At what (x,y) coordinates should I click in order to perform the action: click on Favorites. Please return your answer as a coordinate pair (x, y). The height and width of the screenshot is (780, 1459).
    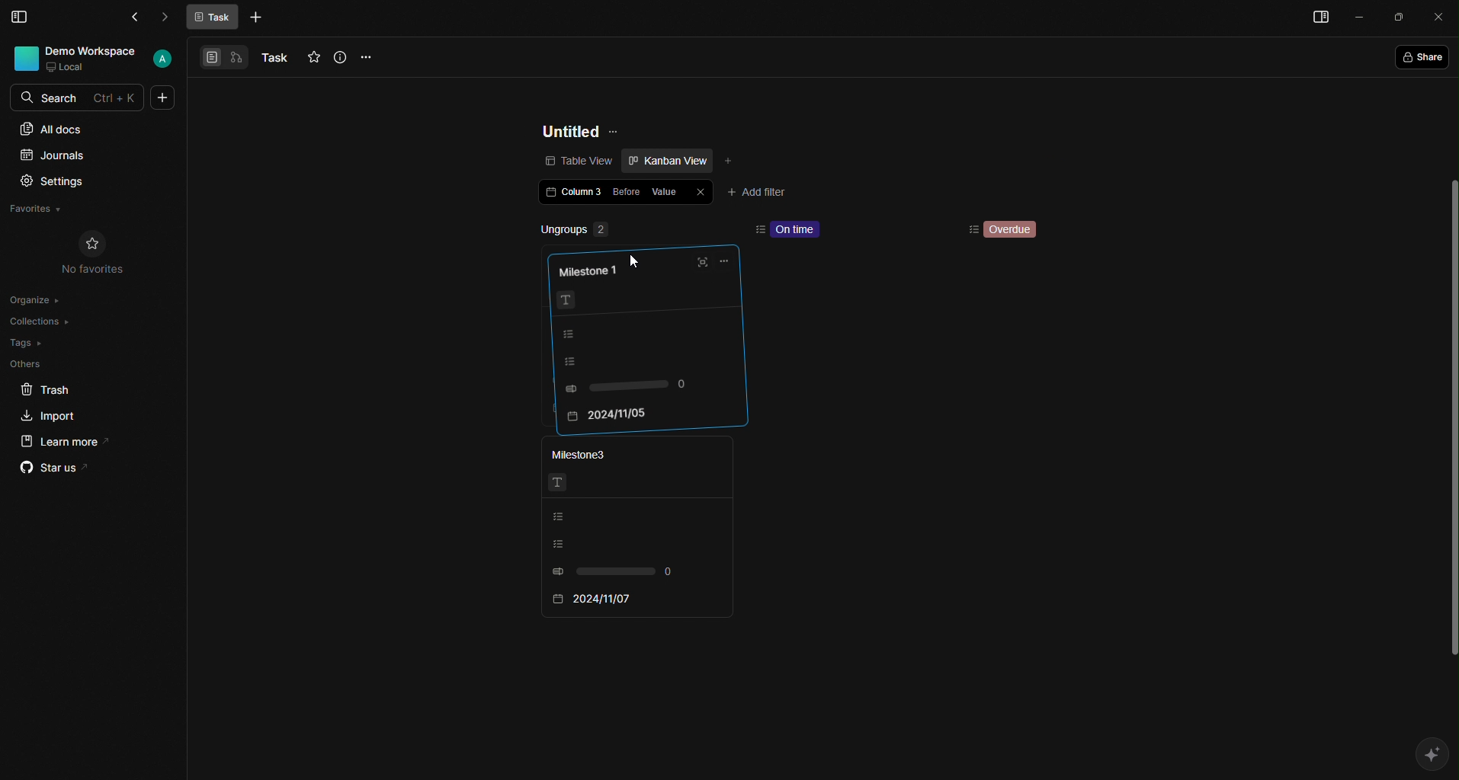
    Looking at the image, I should click on (37, 208).